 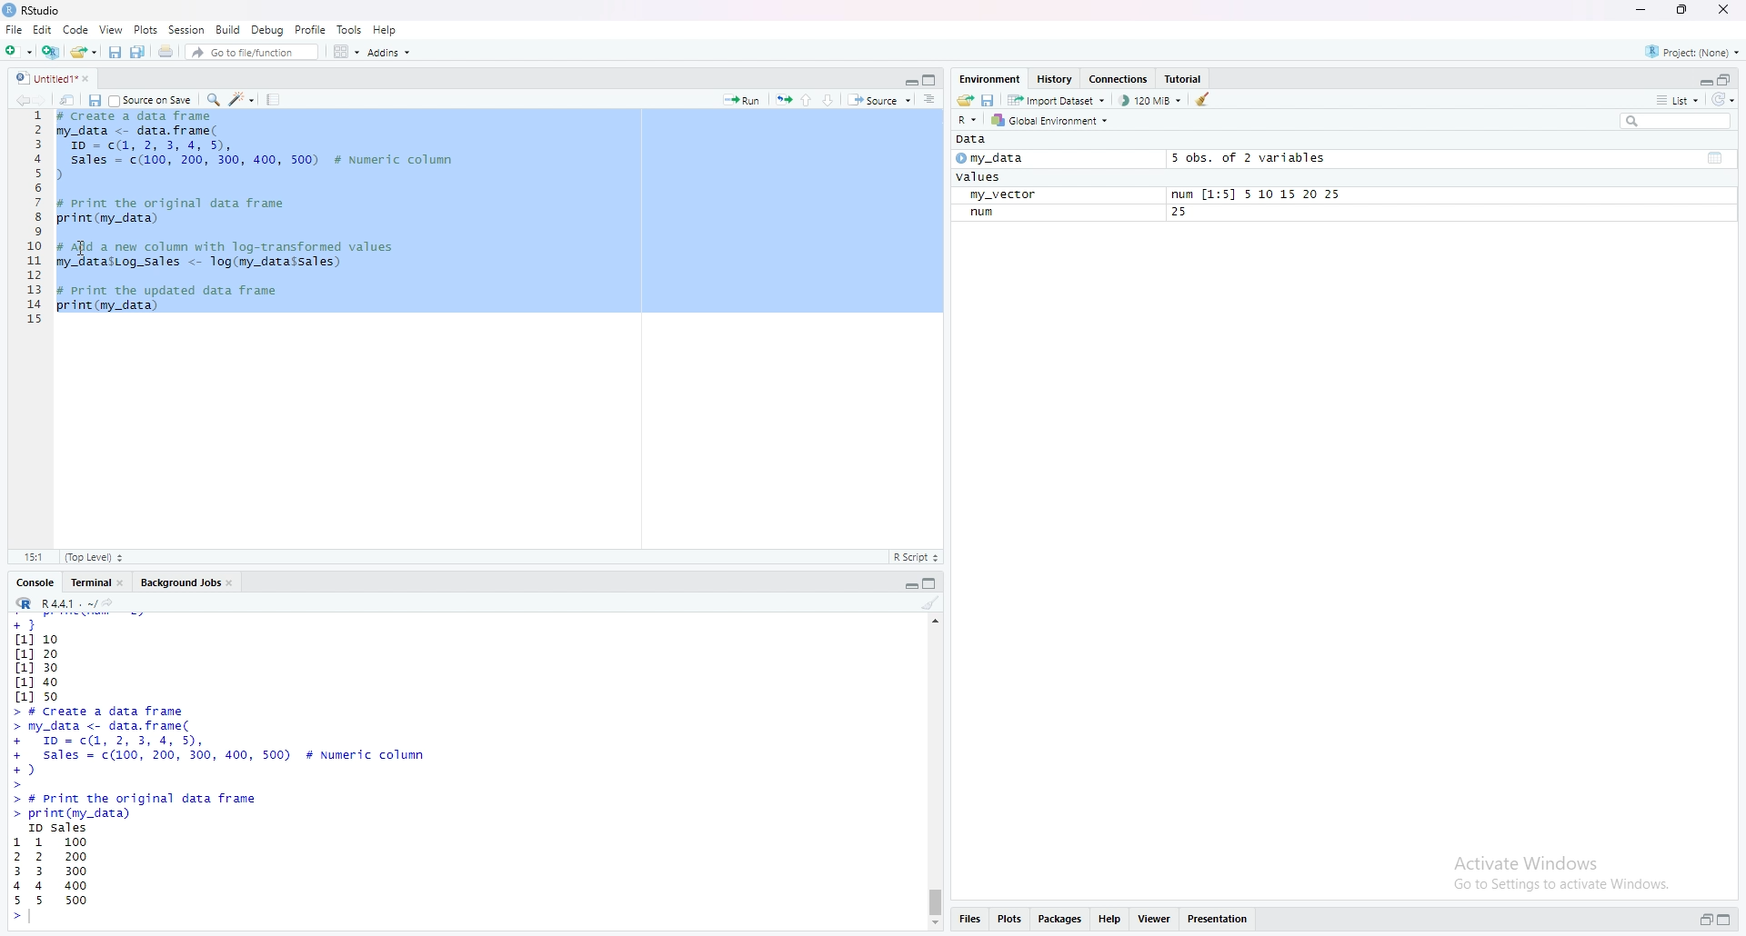 What do you see at coordinates (79, 10) in the screenshot?
I see `RStudio` at bounding box center [79, 10].